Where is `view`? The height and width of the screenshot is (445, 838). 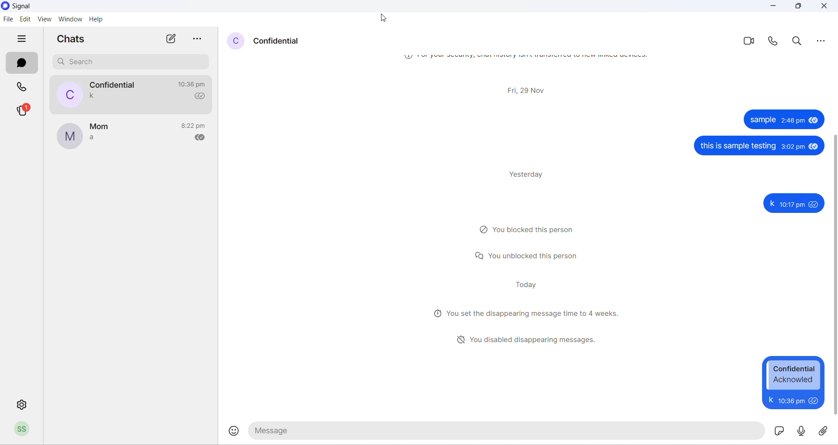
view is located at coordinates (43, 20).